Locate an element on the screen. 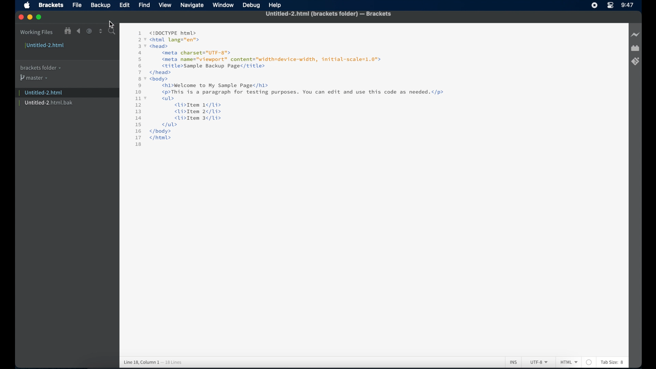 Image resolution: width=656 pixels, height=369 pixels. live preview is located at coordinates (635, 35).